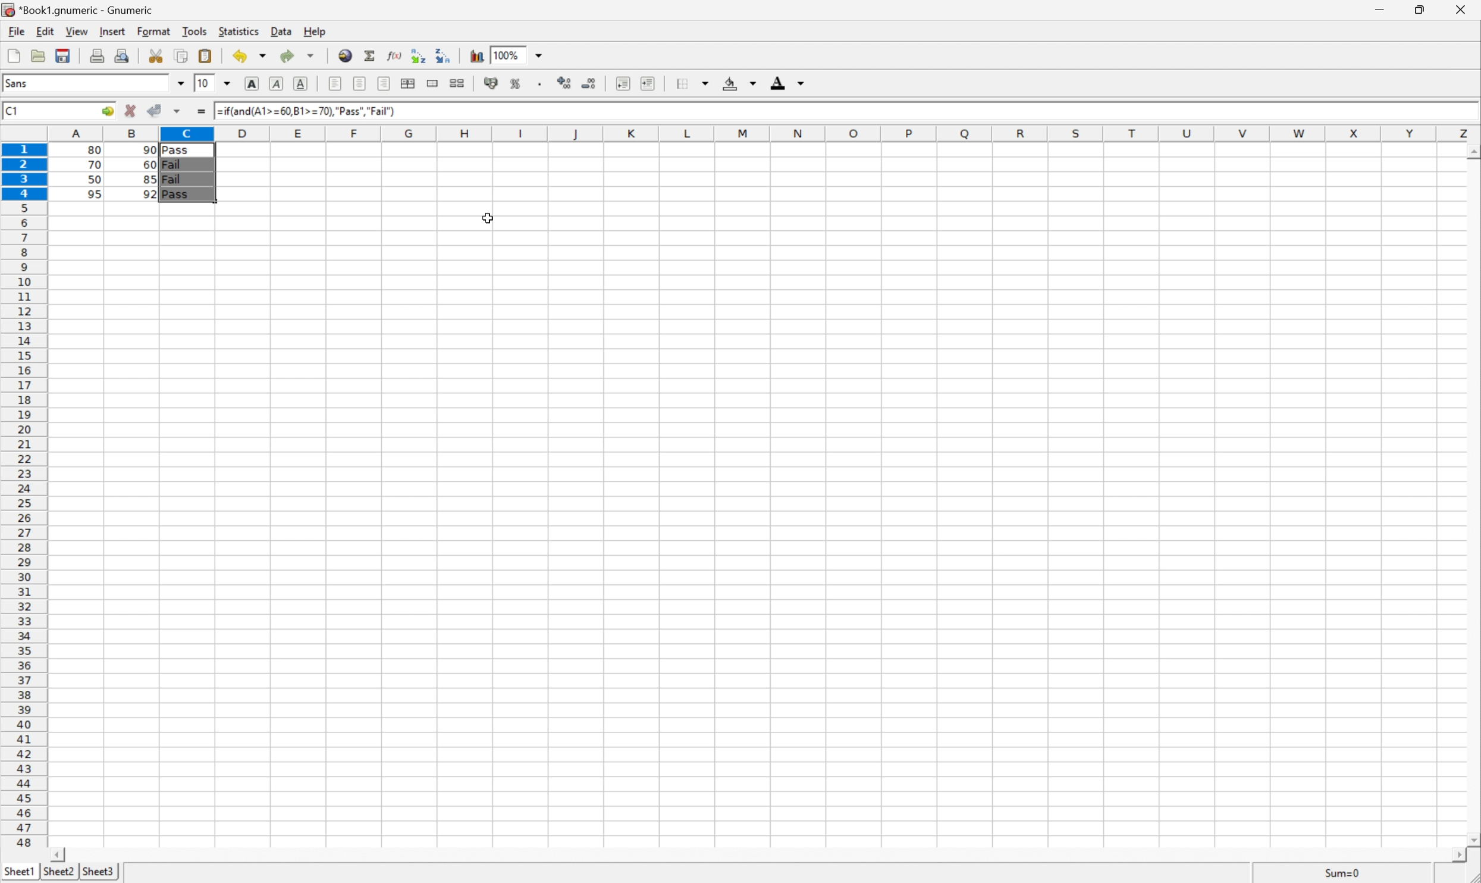 The width and height of the screenshot is (1481, 883). I want to click on Bold, so click(252, 82).